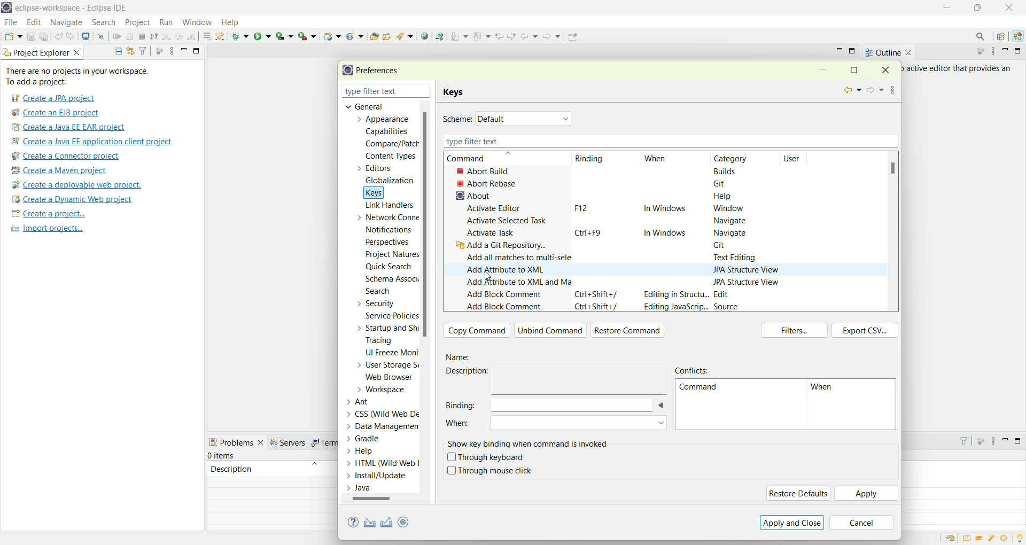 The width and height of the screenshot is (1026, 545). I want to click on Gradle, so click(374, 438).